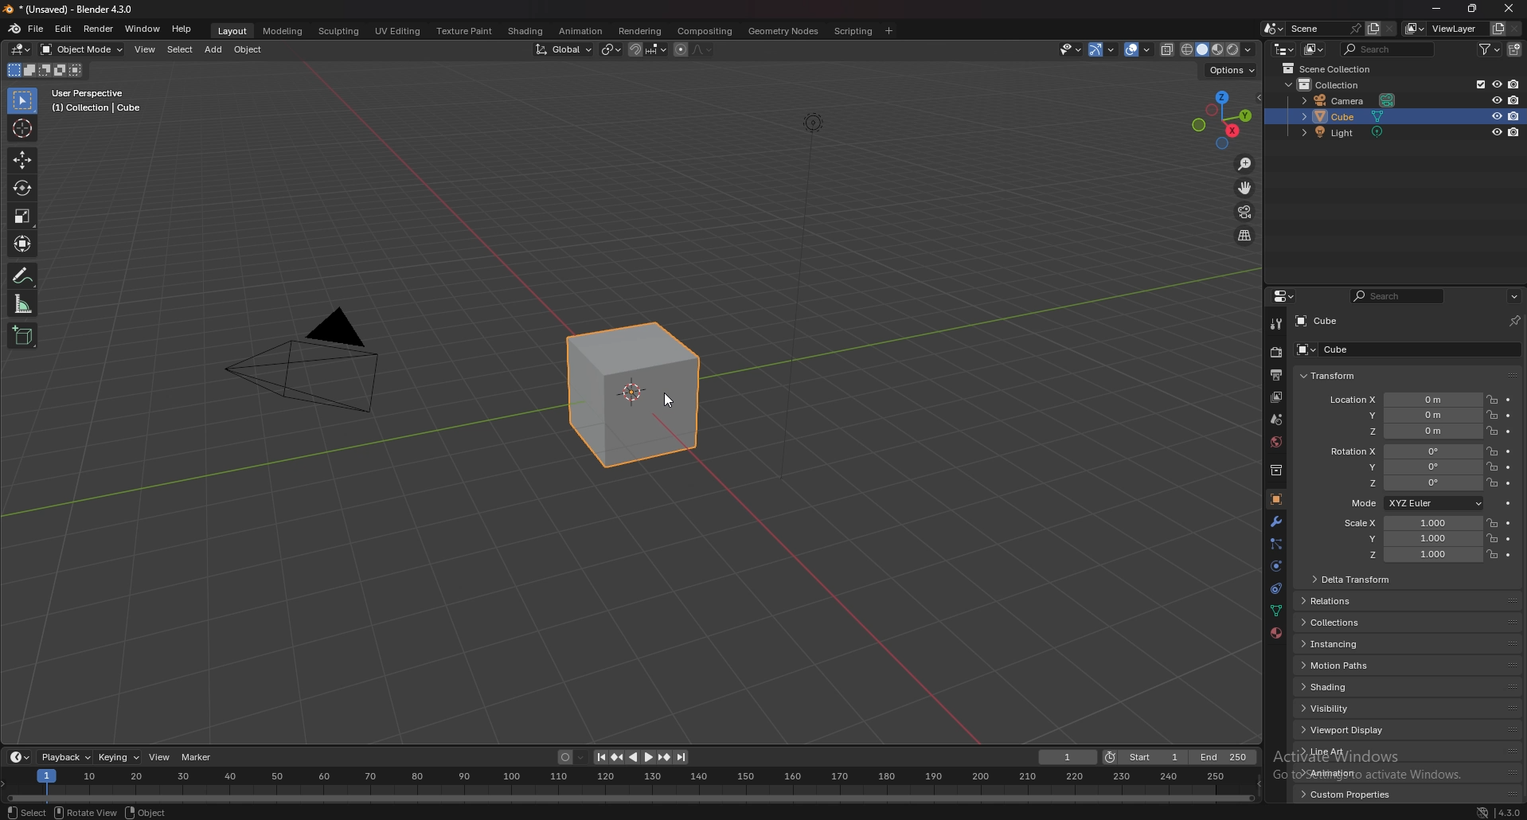  I want to click on user perspective, so click(100, 100).